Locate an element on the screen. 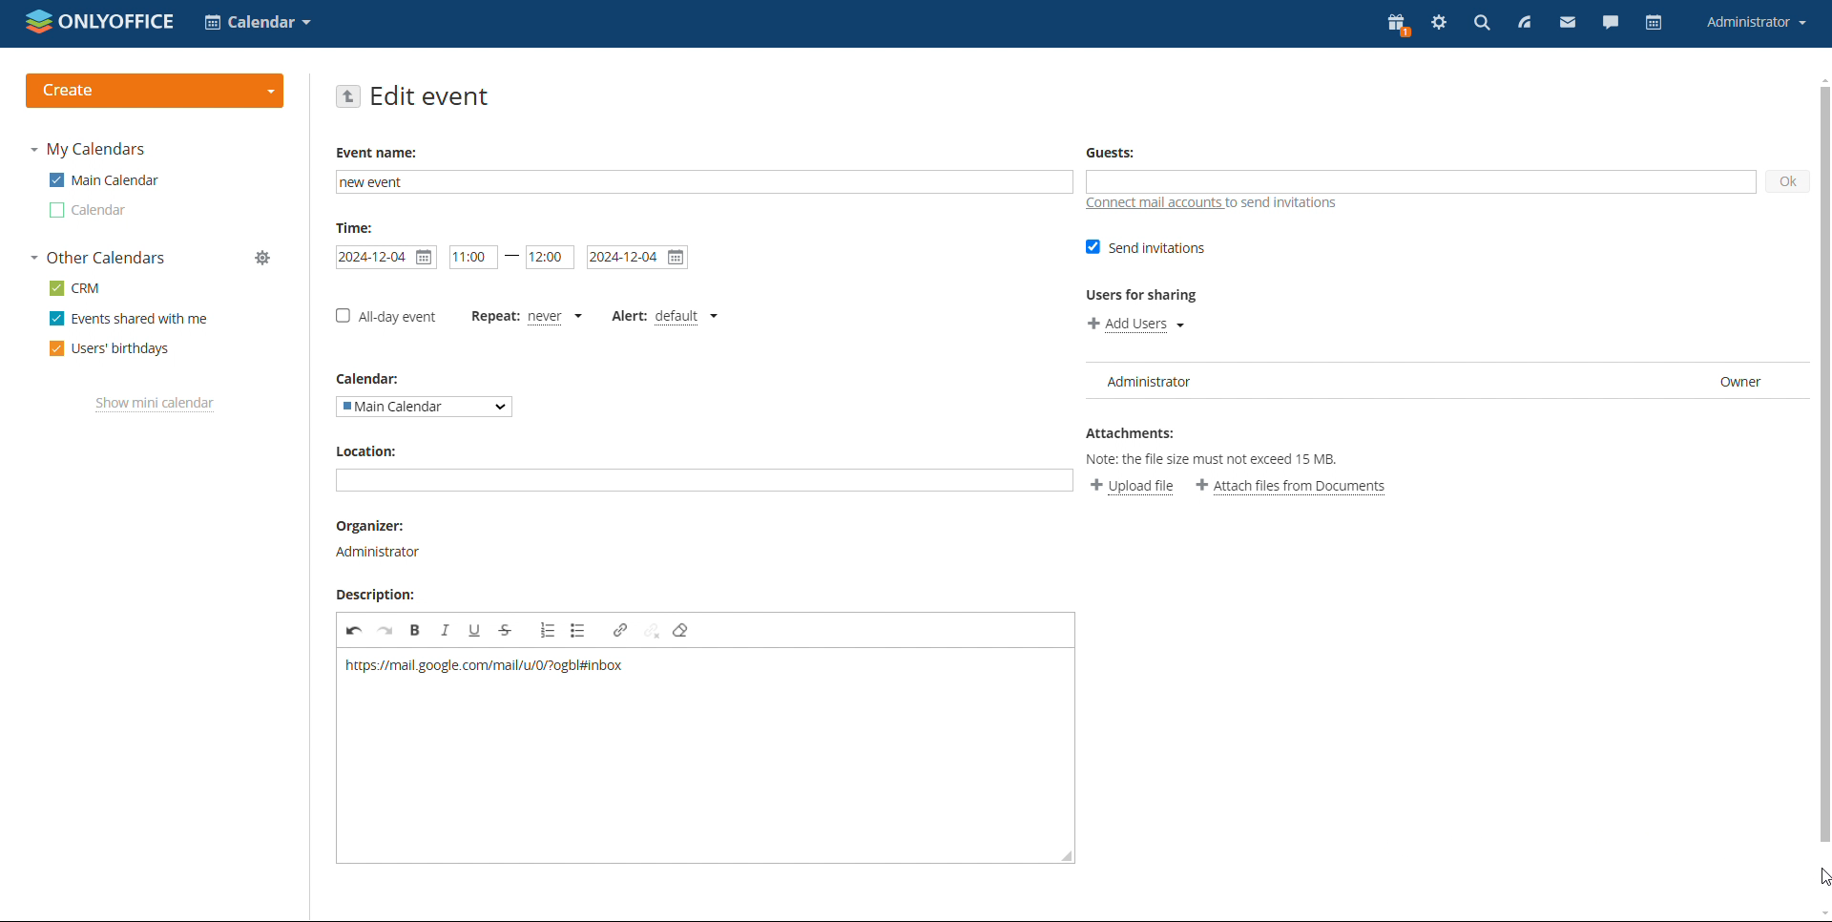 The width and height of the screenshot is (1832, 922). default  is located at coordinates (684, 313).